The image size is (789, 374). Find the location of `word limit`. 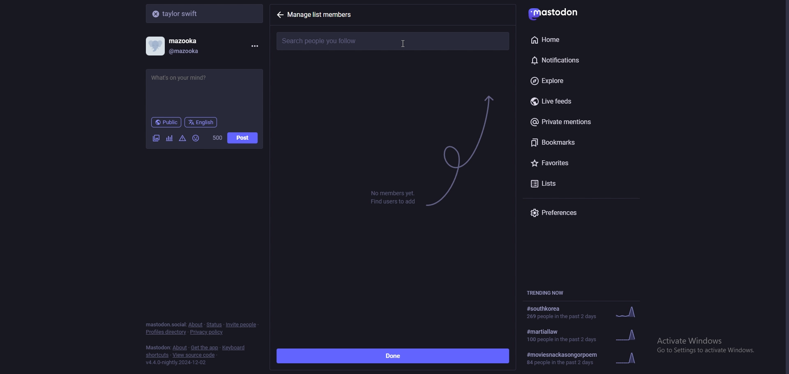

word limit is located at coordinates (217, 138).